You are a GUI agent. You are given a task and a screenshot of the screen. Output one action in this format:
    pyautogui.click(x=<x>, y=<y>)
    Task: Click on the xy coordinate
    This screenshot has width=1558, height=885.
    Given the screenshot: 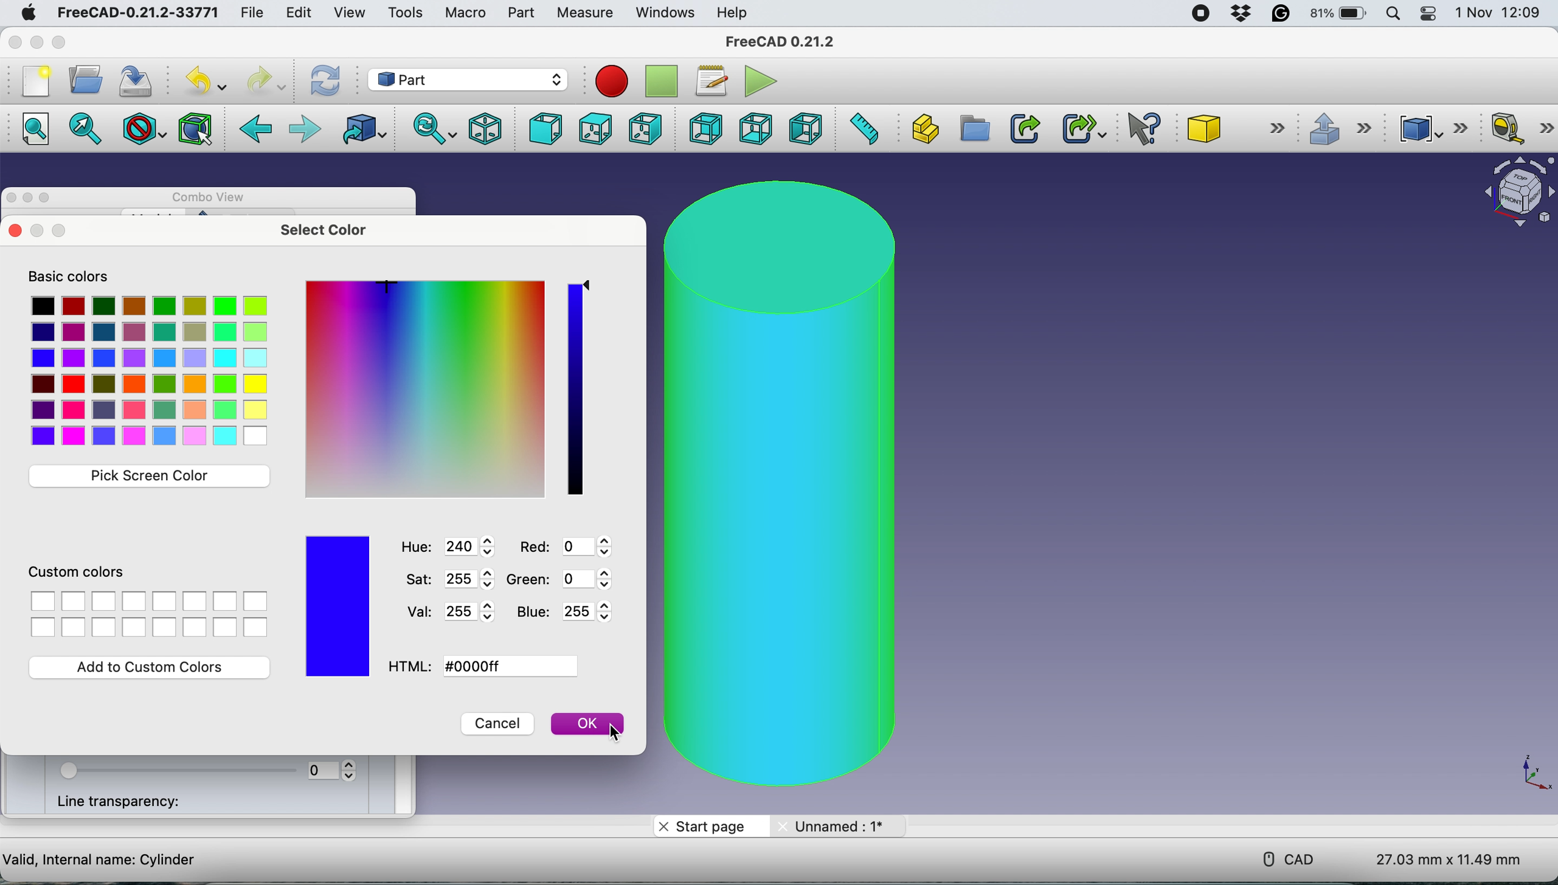 What is the action you would take?
    pyautogui.click(x=1532, y=771)
    